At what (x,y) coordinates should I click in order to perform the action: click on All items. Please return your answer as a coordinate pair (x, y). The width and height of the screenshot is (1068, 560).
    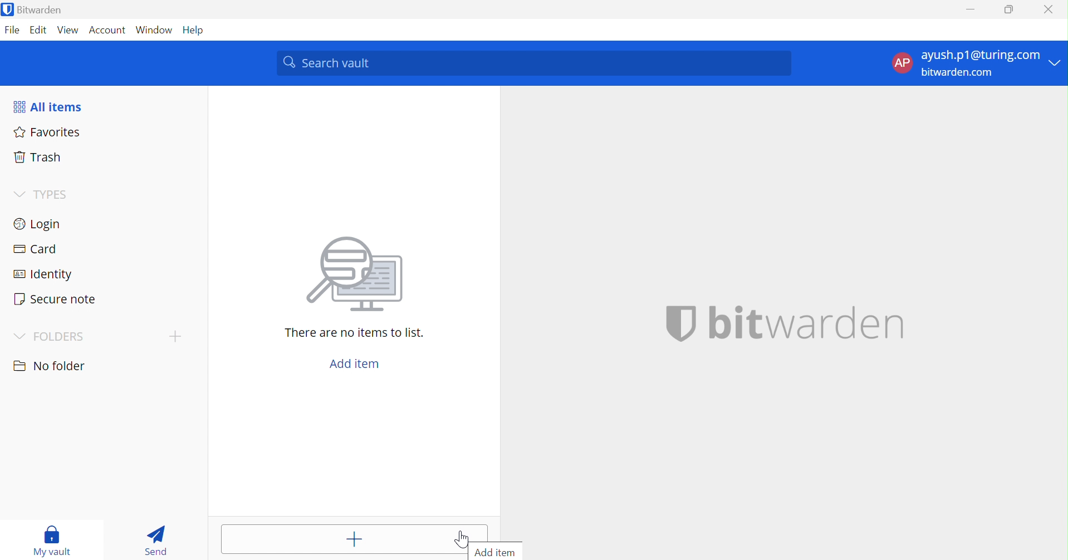
    Looking at the image, I should click on (48, 105).